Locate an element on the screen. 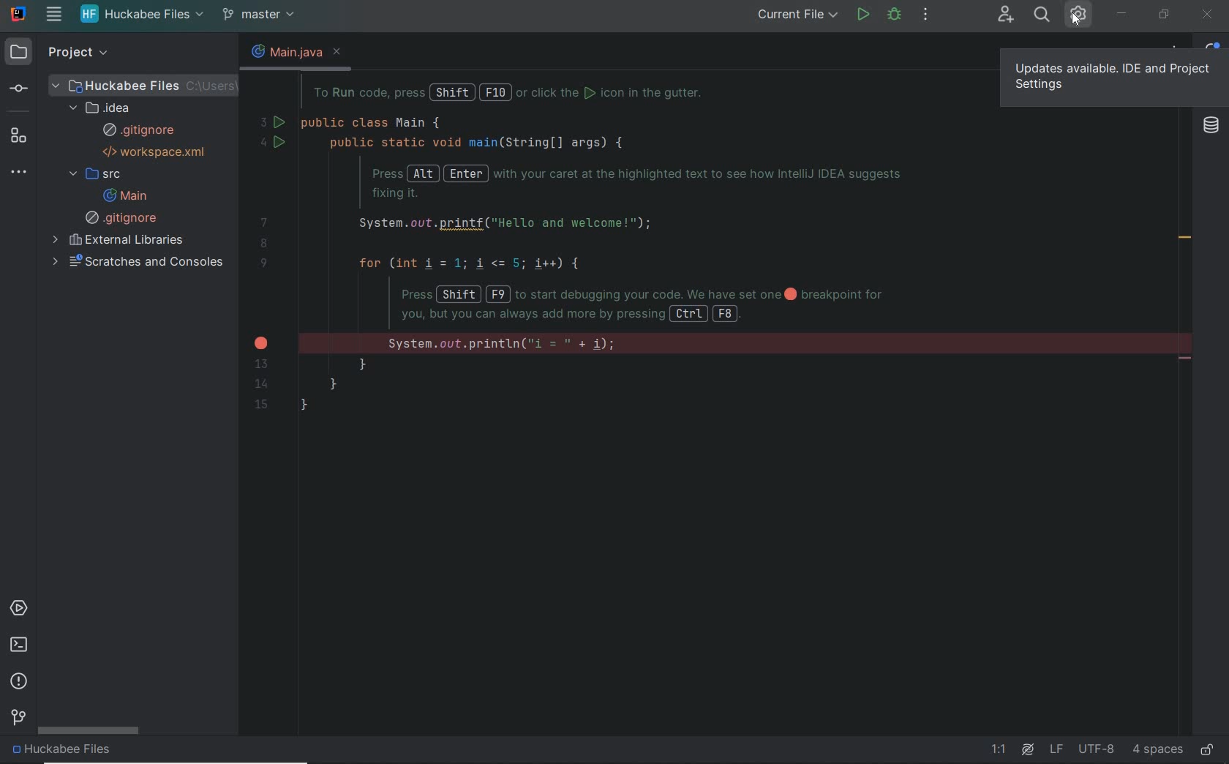 This screenshot has height=764, width=1229. restore down is located at coordinates (1166, 15).